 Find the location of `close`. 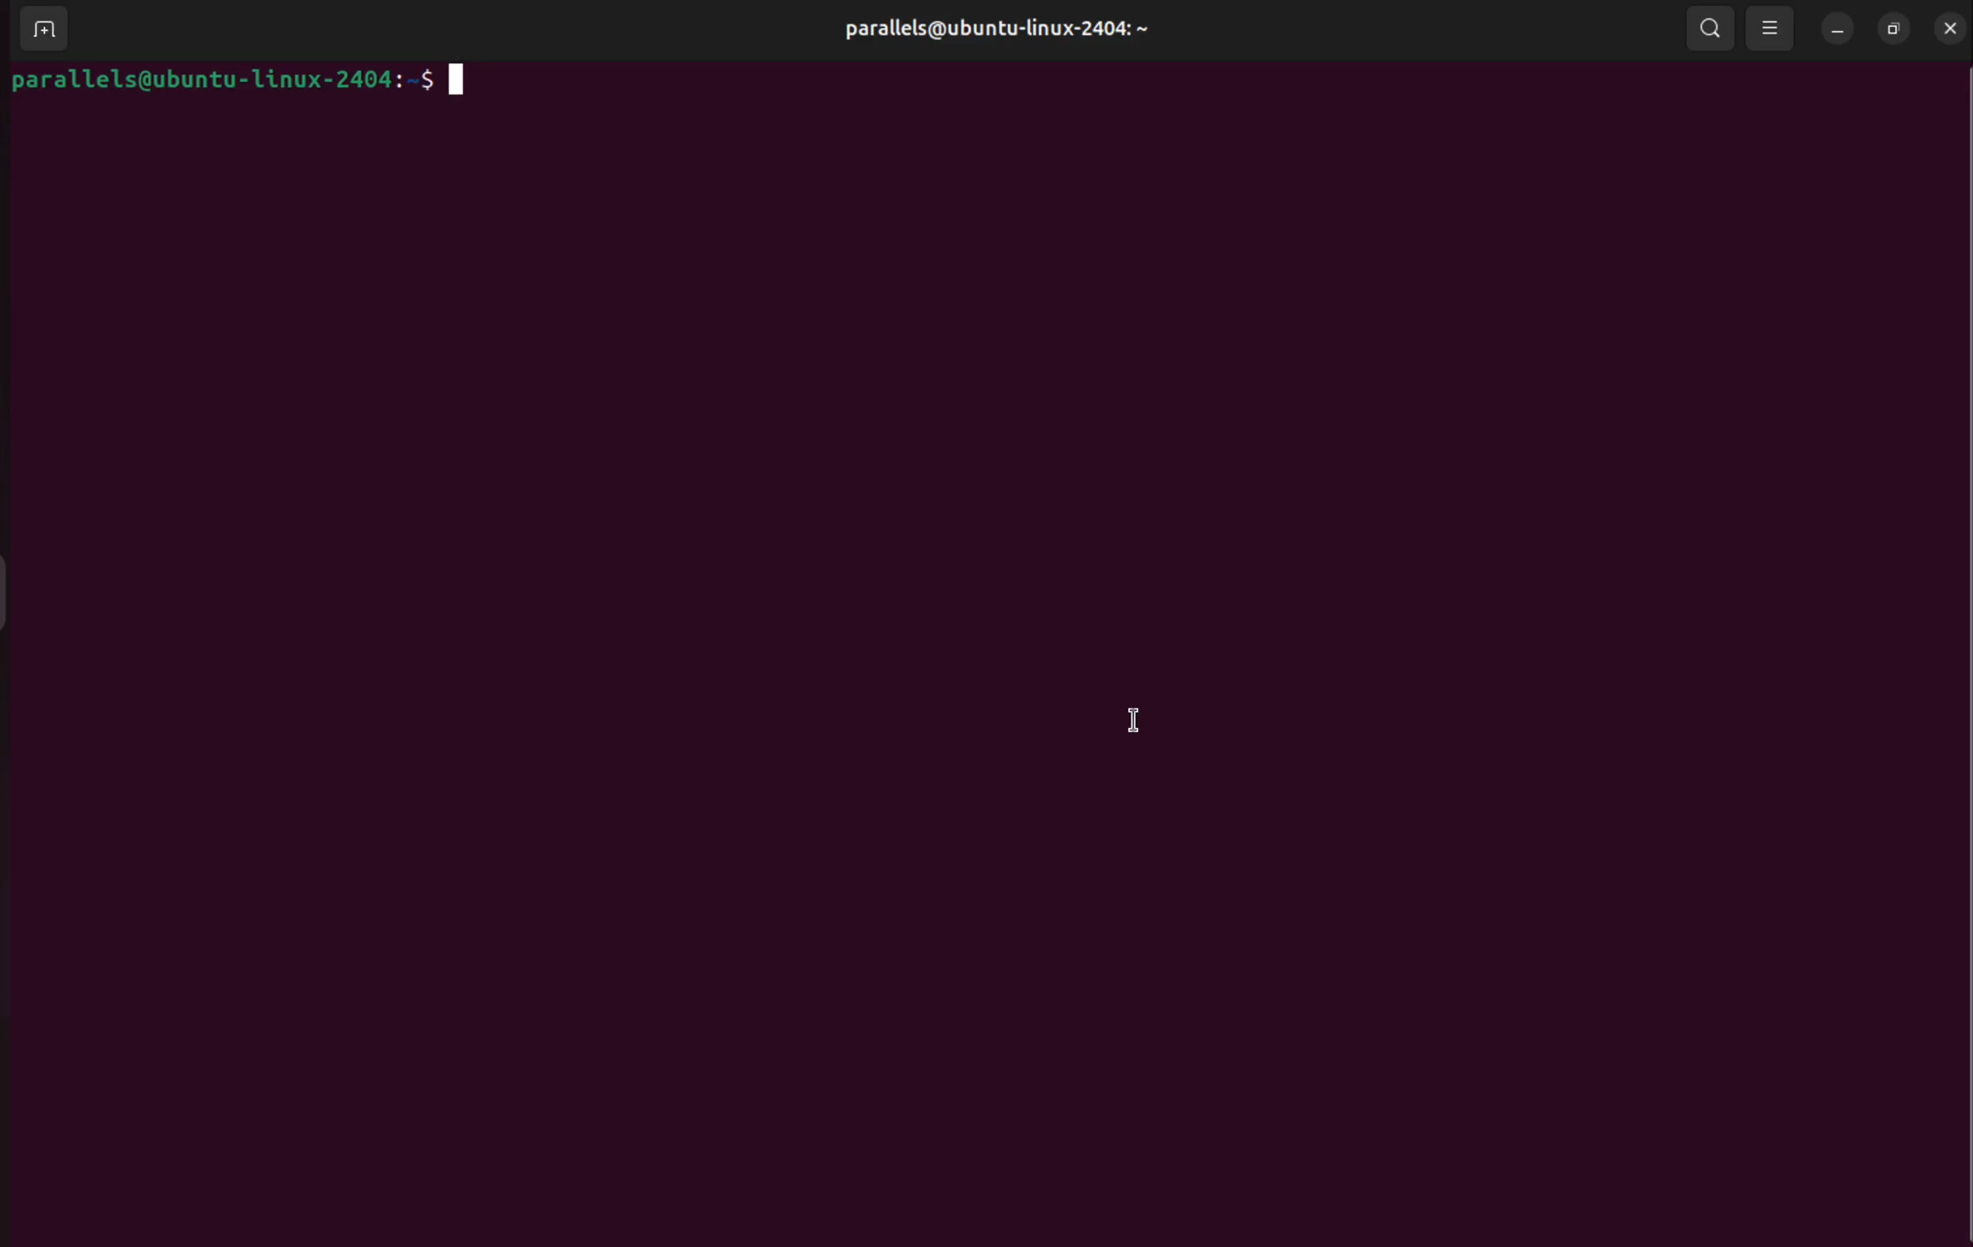

close is located at coordinates (1951, 29).